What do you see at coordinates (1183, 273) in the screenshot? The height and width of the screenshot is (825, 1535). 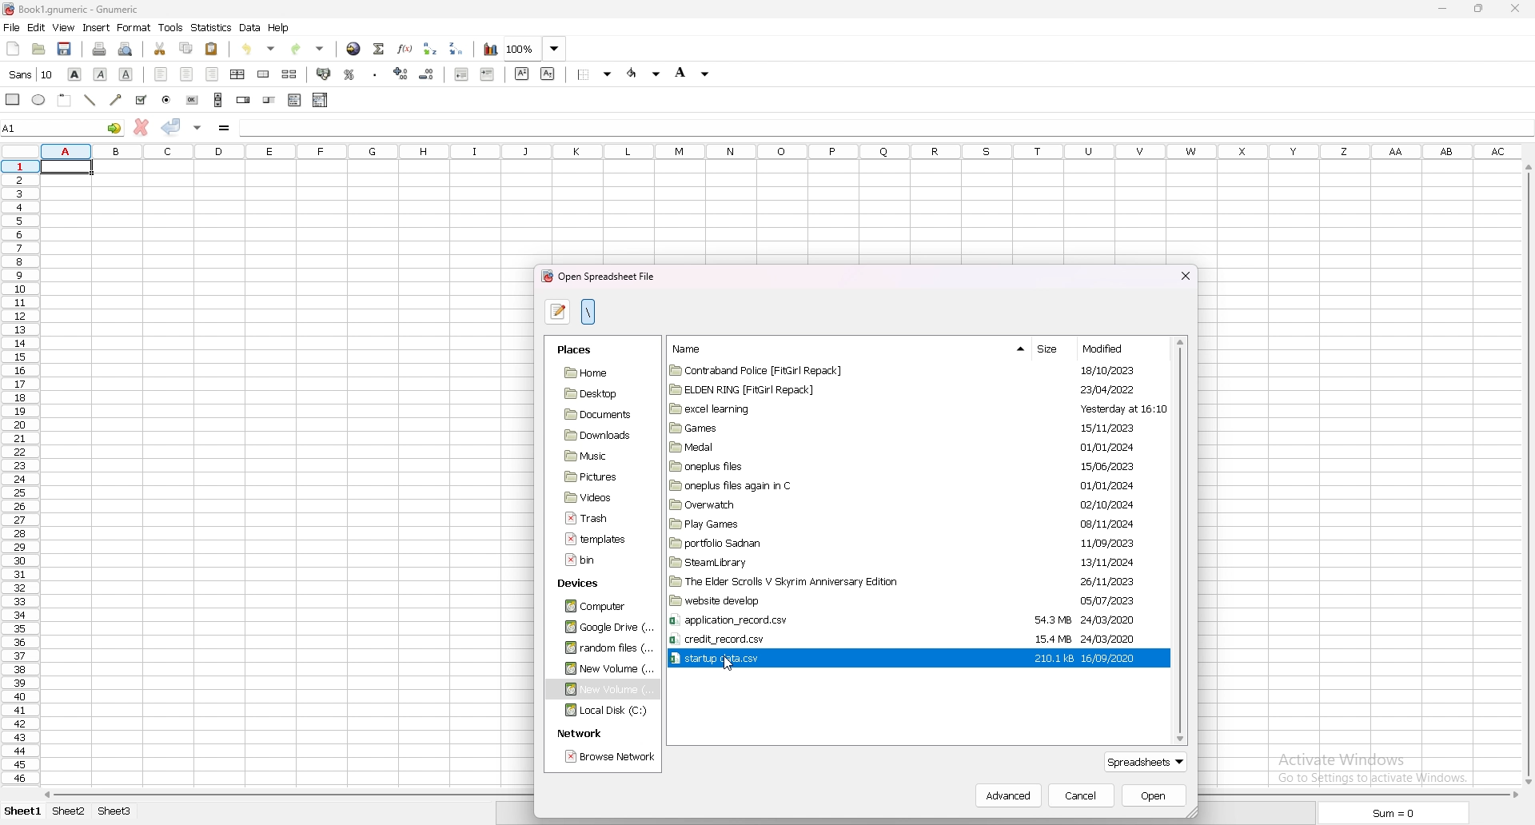 I see `close` at bounding box center [1183, 273].